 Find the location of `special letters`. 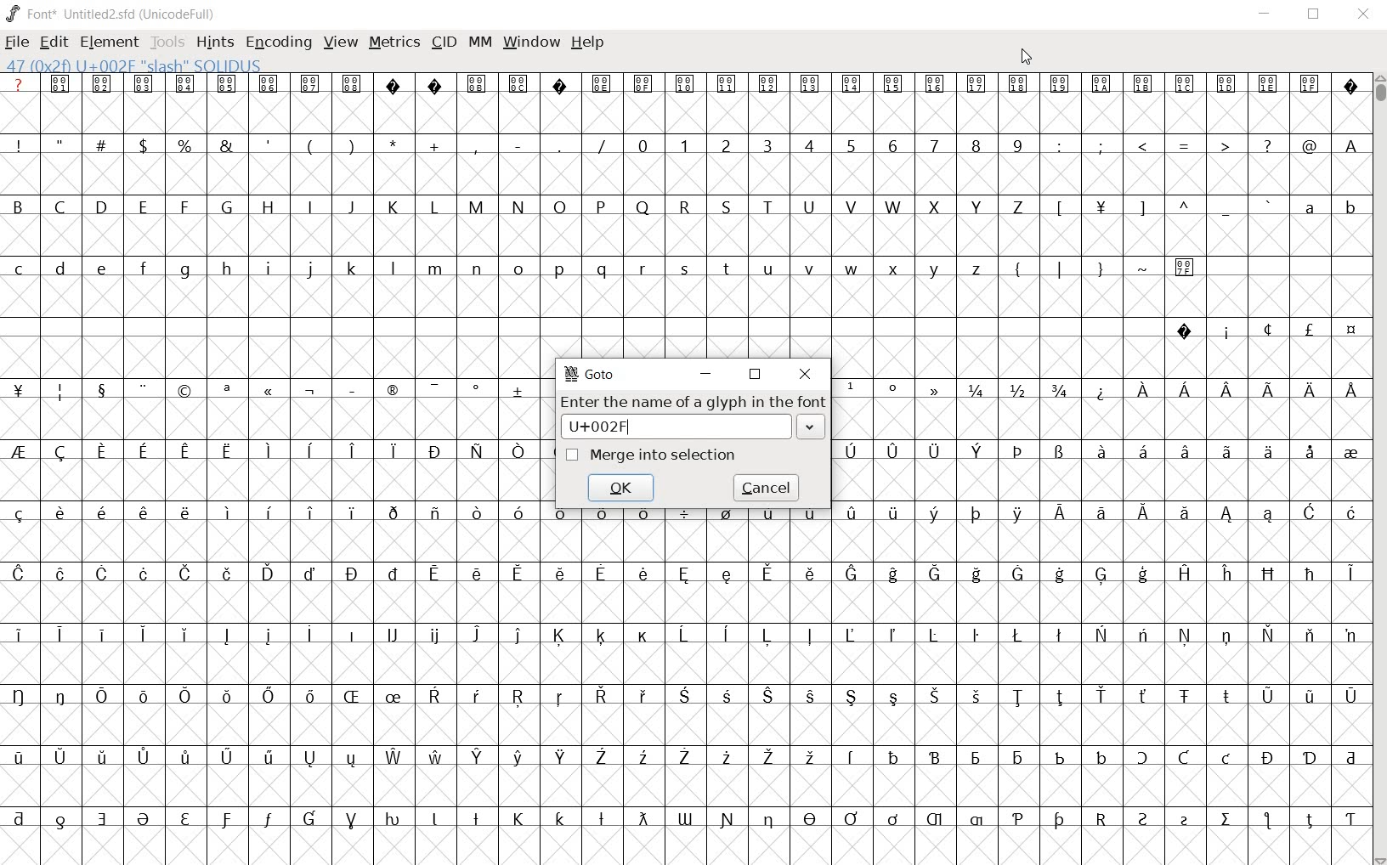

special letters is located at coordinates (688, 634).